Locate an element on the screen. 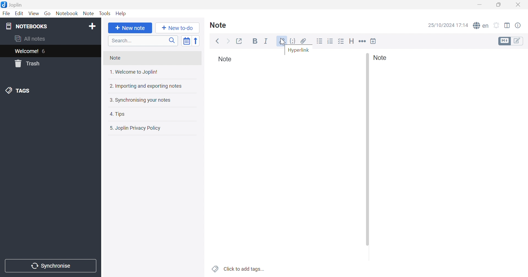 Image resolution: width=528 pixels, height=277 pixels. View is located at coordinates (34, 13).